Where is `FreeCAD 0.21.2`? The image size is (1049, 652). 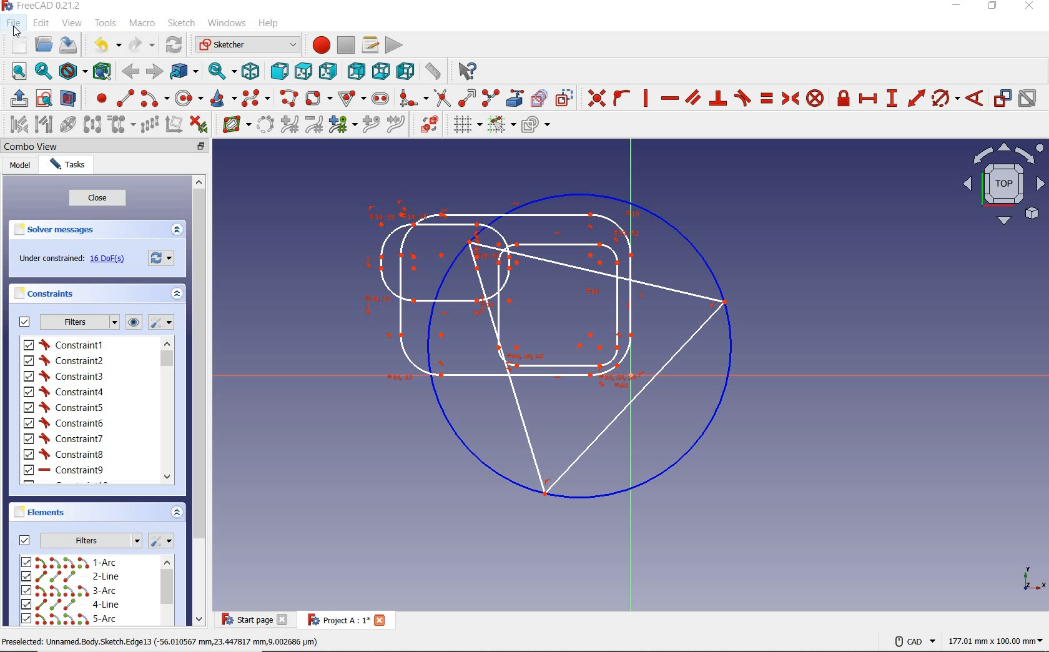 FreeCAD 0.21.2 is located at coordinates (44, 6).